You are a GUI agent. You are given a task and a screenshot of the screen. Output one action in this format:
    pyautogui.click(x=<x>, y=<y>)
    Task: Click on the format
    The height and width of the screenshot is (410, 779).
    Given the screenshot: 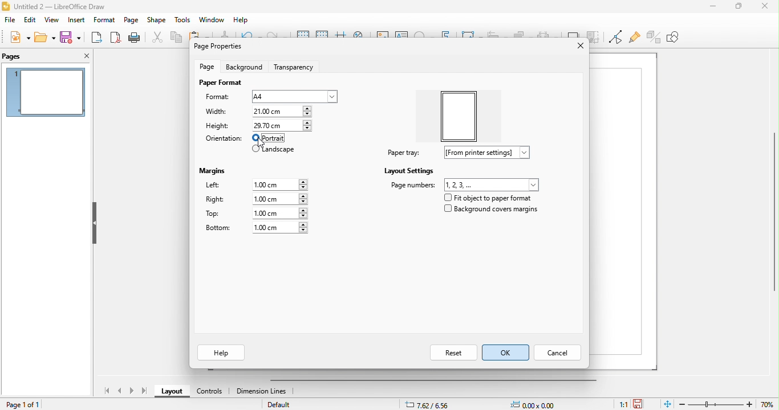 What is the action you would take?
    pyautogui.click(x=218, y=97)
    